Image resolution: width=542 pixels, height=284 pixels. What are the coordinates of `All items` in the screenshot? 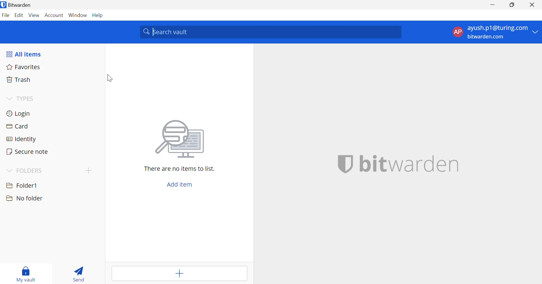 It's located at (23, 54).